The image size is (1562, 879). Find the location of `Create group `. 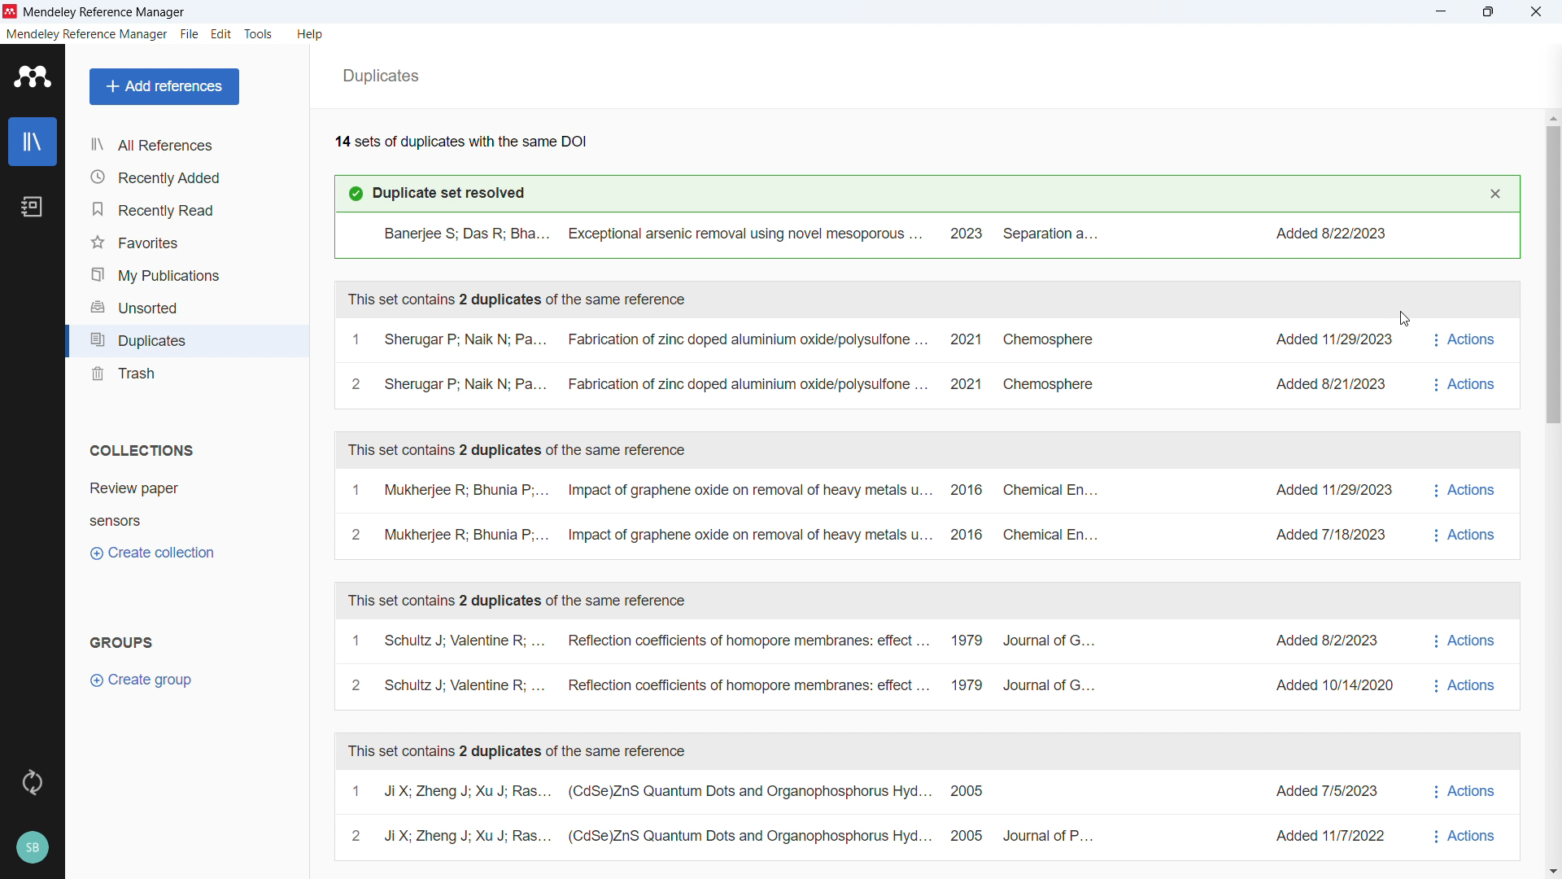

Create group  is located at coordinates (144, 680).